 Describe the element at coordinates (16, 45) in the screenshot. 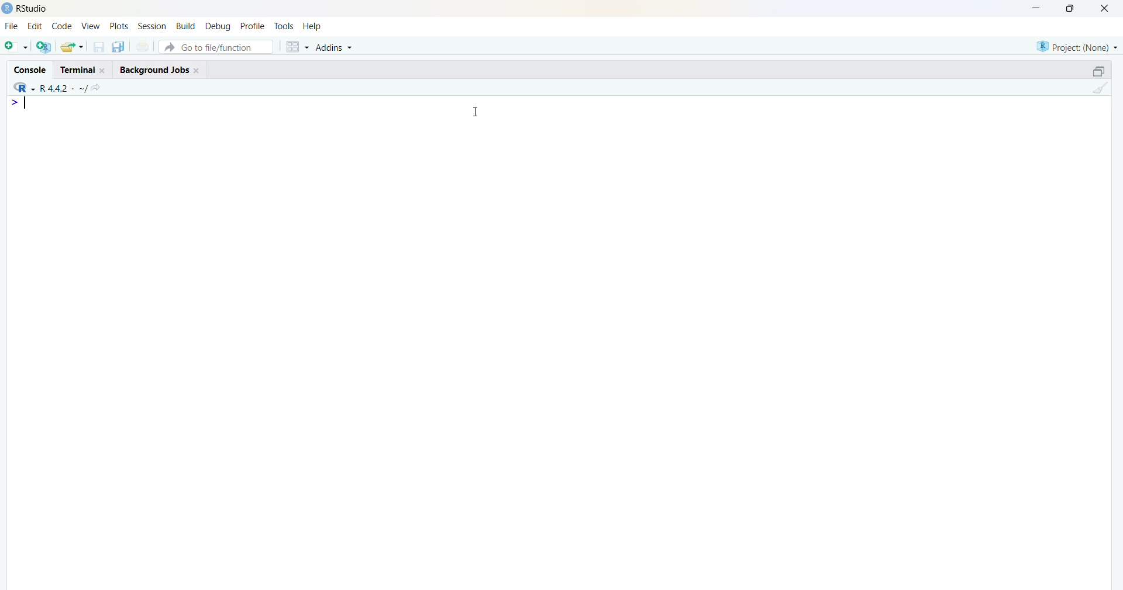

I see `new file` at that location.